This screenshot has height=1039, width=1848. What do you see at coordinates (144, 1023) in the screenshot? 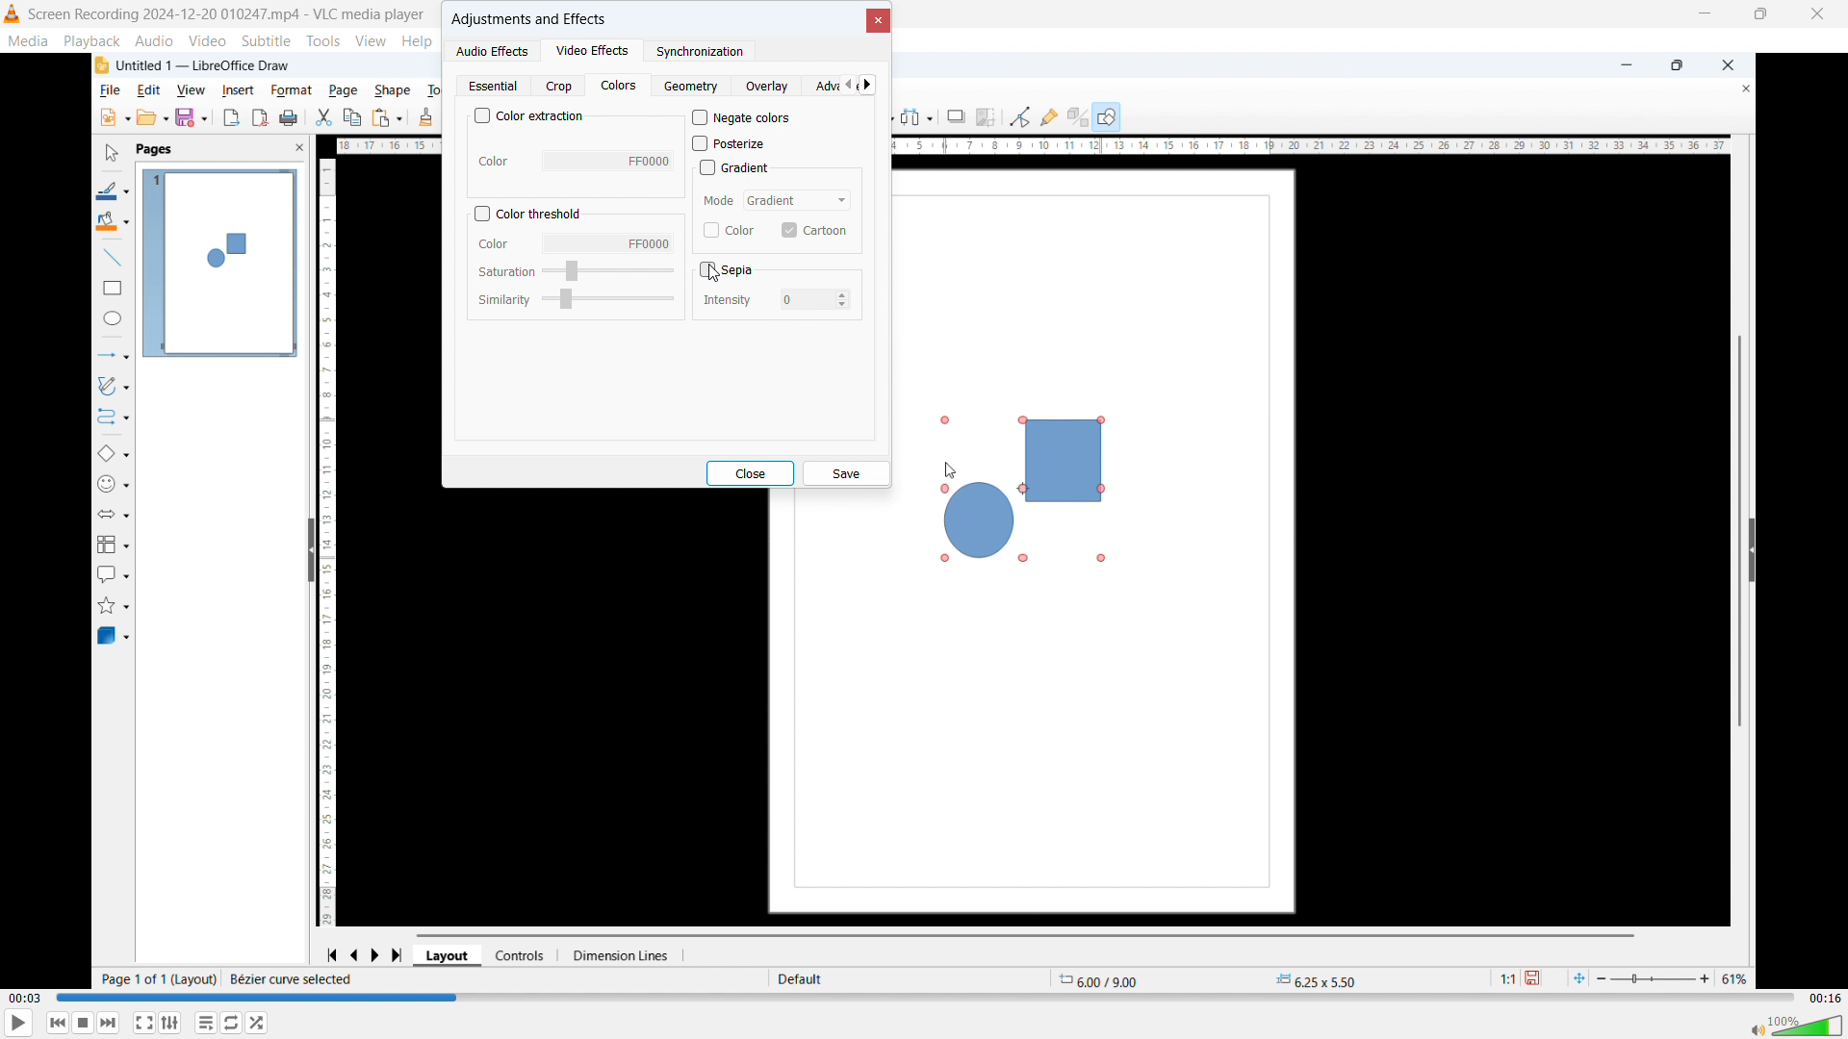
I see `Full screen` at bounding box center [144, 1023].